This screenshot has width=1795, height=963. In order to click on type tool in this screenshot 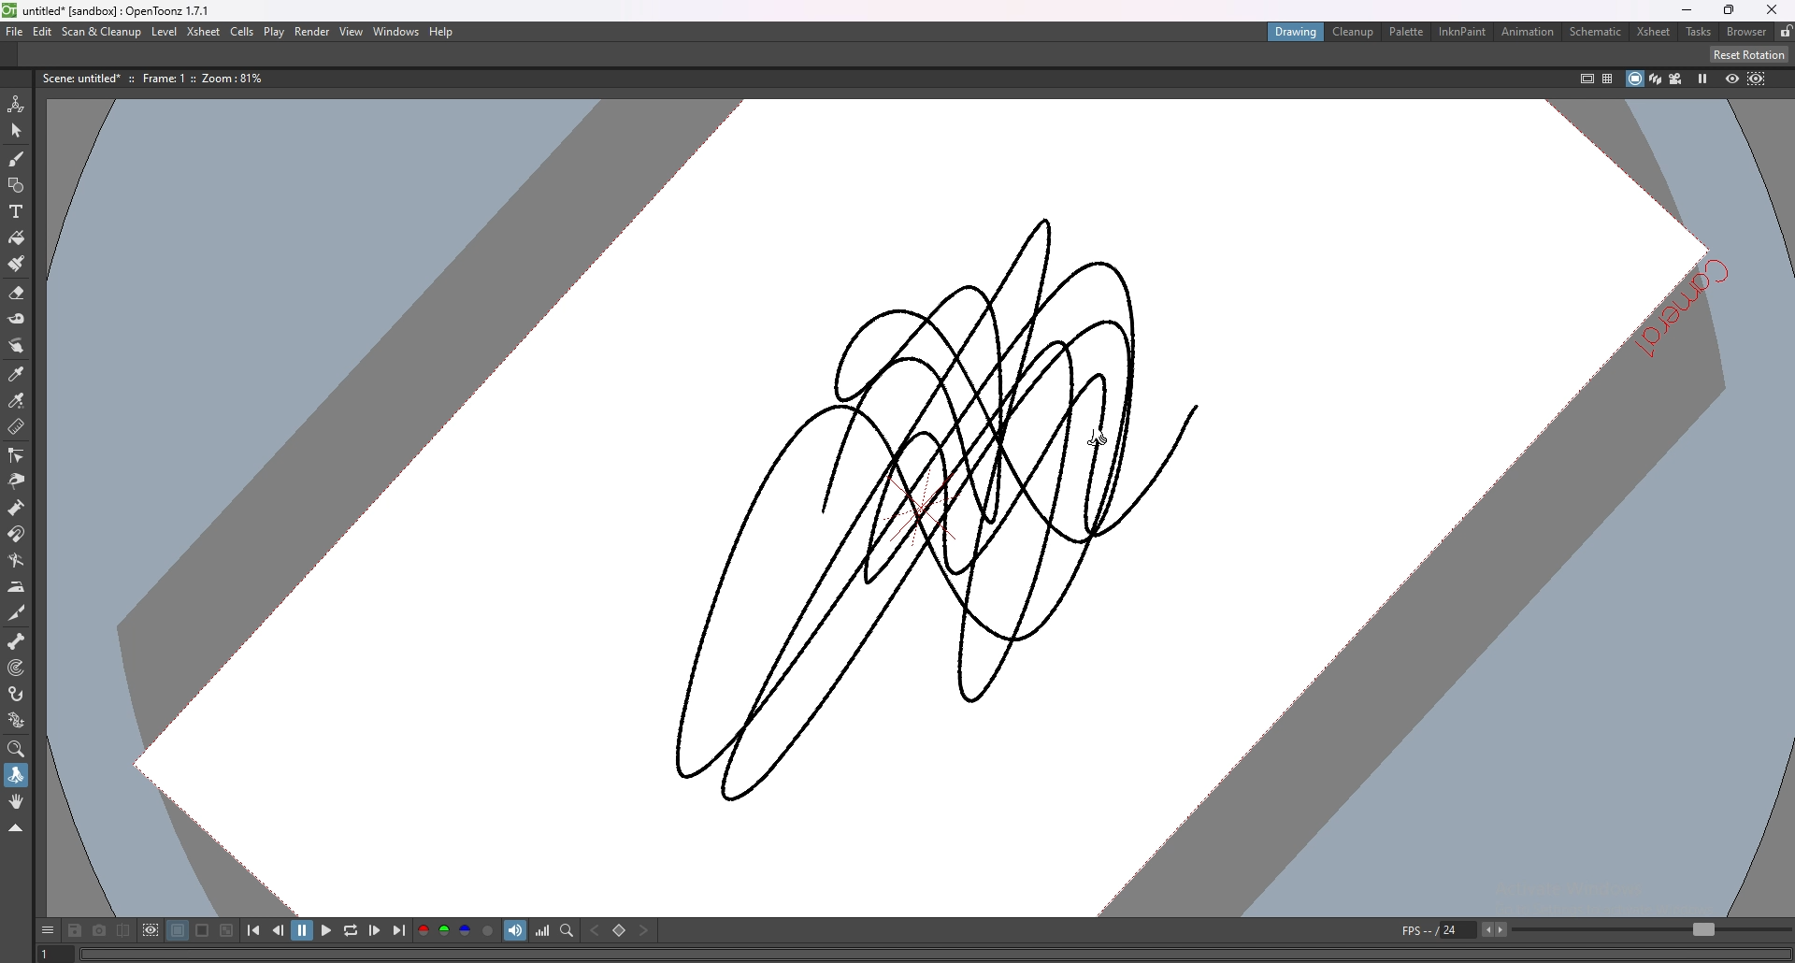, I will do `click(16, 210)`.